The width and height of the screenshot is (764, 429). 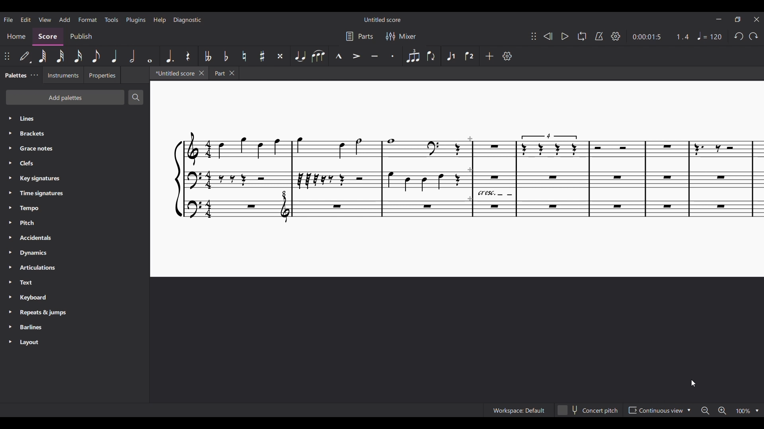 What do you see at coordinates (693, 383) in the screenshot?
I see `Cursor position unchanged` at bounding box center [693, 383].